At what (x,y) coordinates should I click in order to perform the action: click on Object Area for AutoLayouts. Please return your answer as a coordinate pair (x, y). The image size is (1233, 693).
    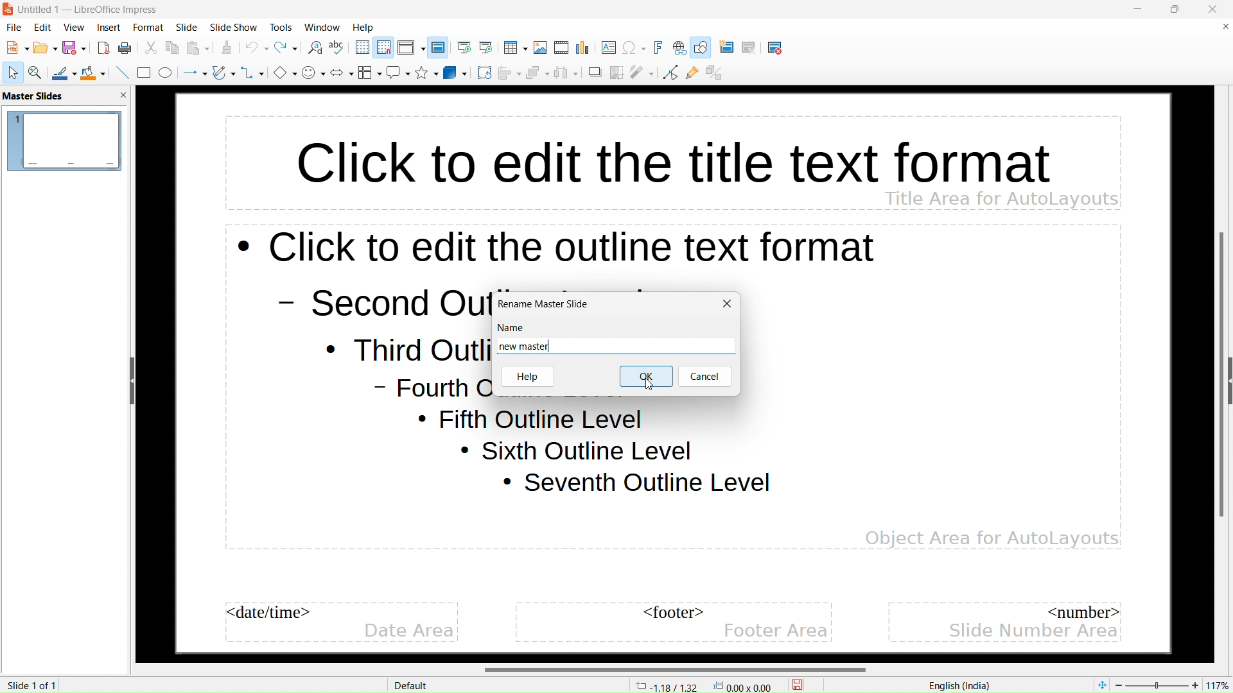
    Looking at the image, I should click on (992, 532).